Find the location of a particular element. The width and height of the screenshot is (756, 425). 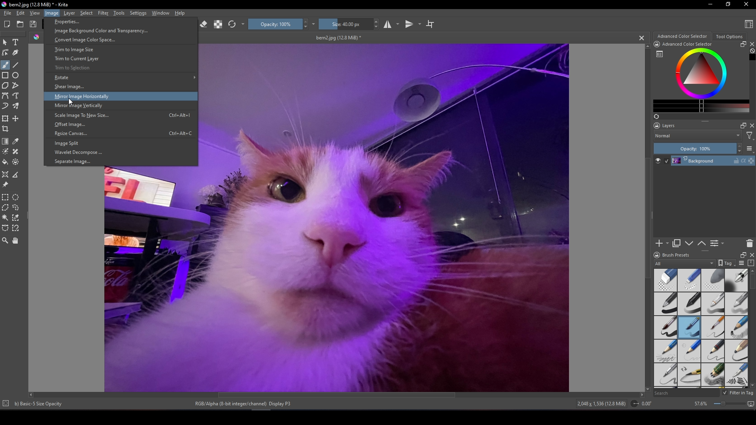

Blending mode is located at coordinates (697, 136).